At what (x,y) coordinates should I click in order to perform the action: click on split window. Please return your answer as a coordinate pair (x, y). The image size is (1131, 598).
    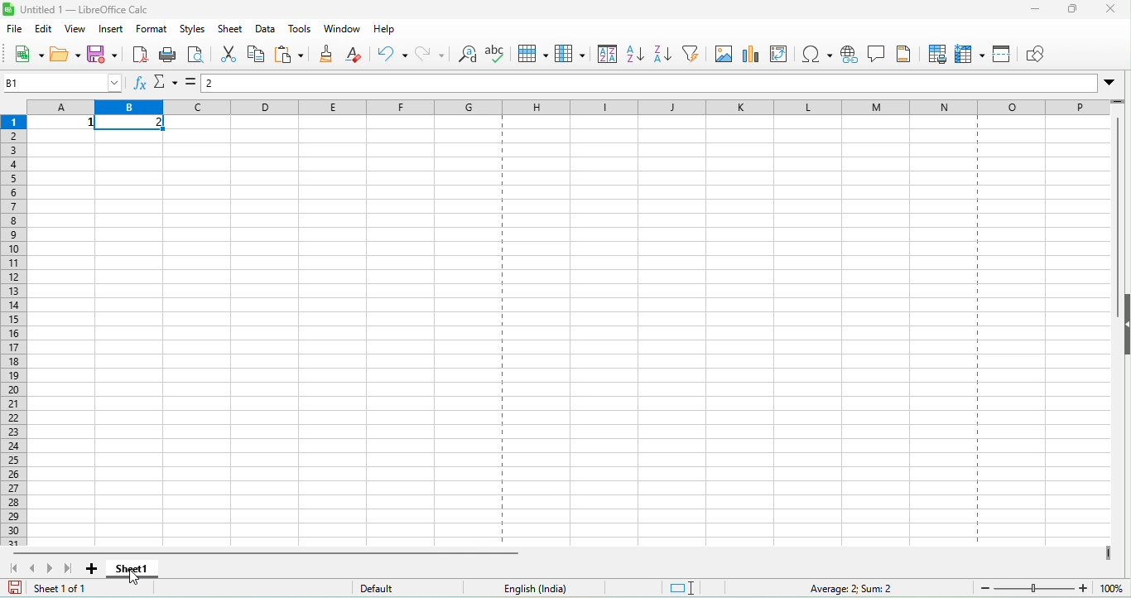
    Looking at the image, I should click on (1003, 55).